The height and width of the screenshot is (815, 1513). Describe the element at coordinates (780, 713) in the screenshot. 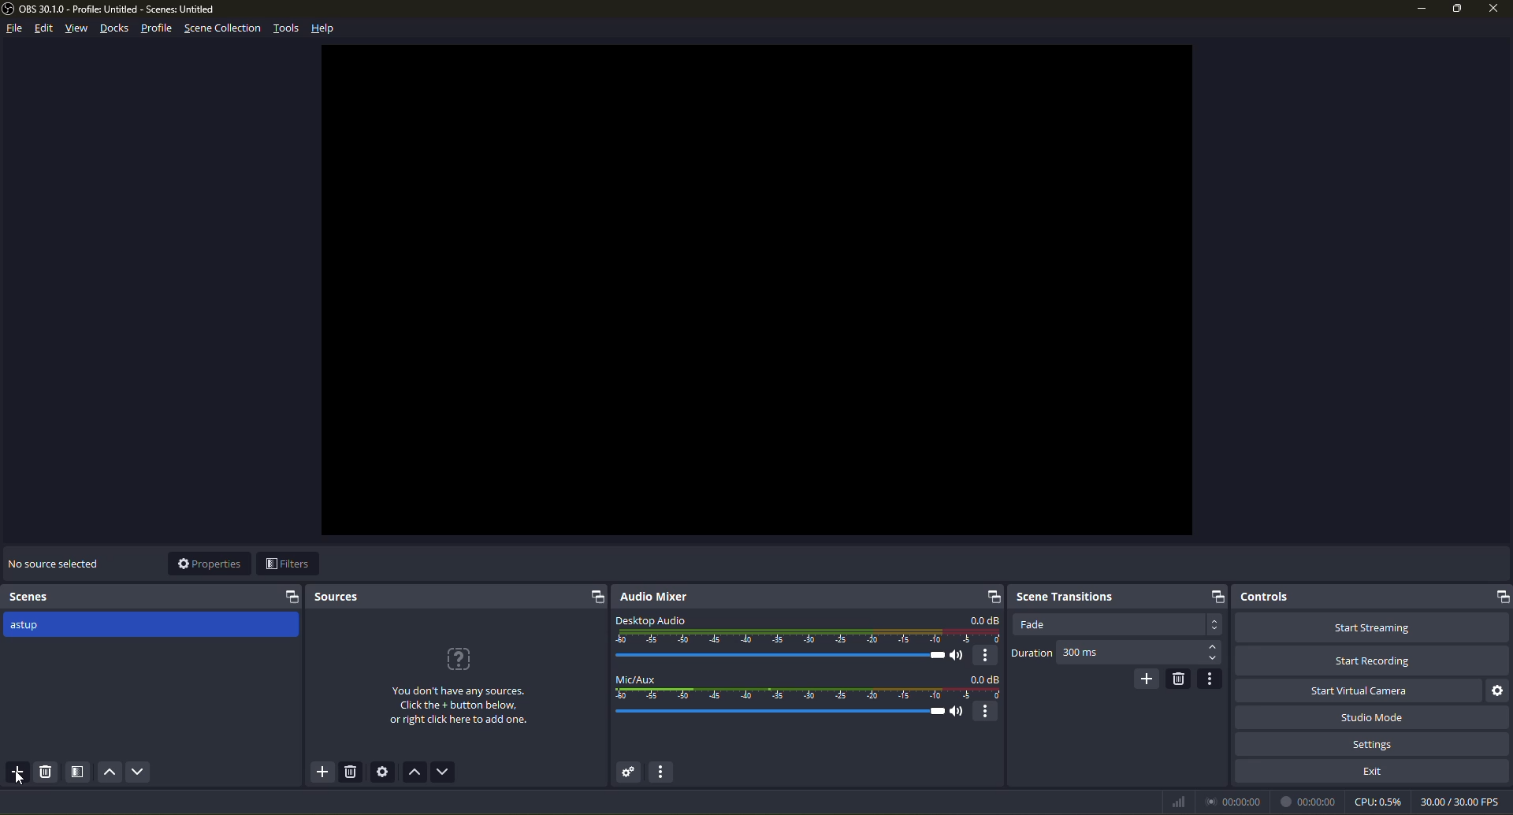

I see `sound level` at that location.